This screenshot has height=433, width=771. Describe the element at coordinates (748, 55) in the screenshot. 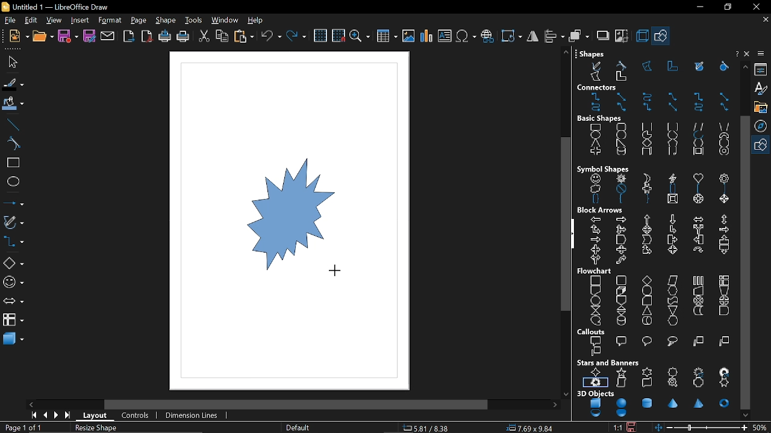

I see `Help` at that location.